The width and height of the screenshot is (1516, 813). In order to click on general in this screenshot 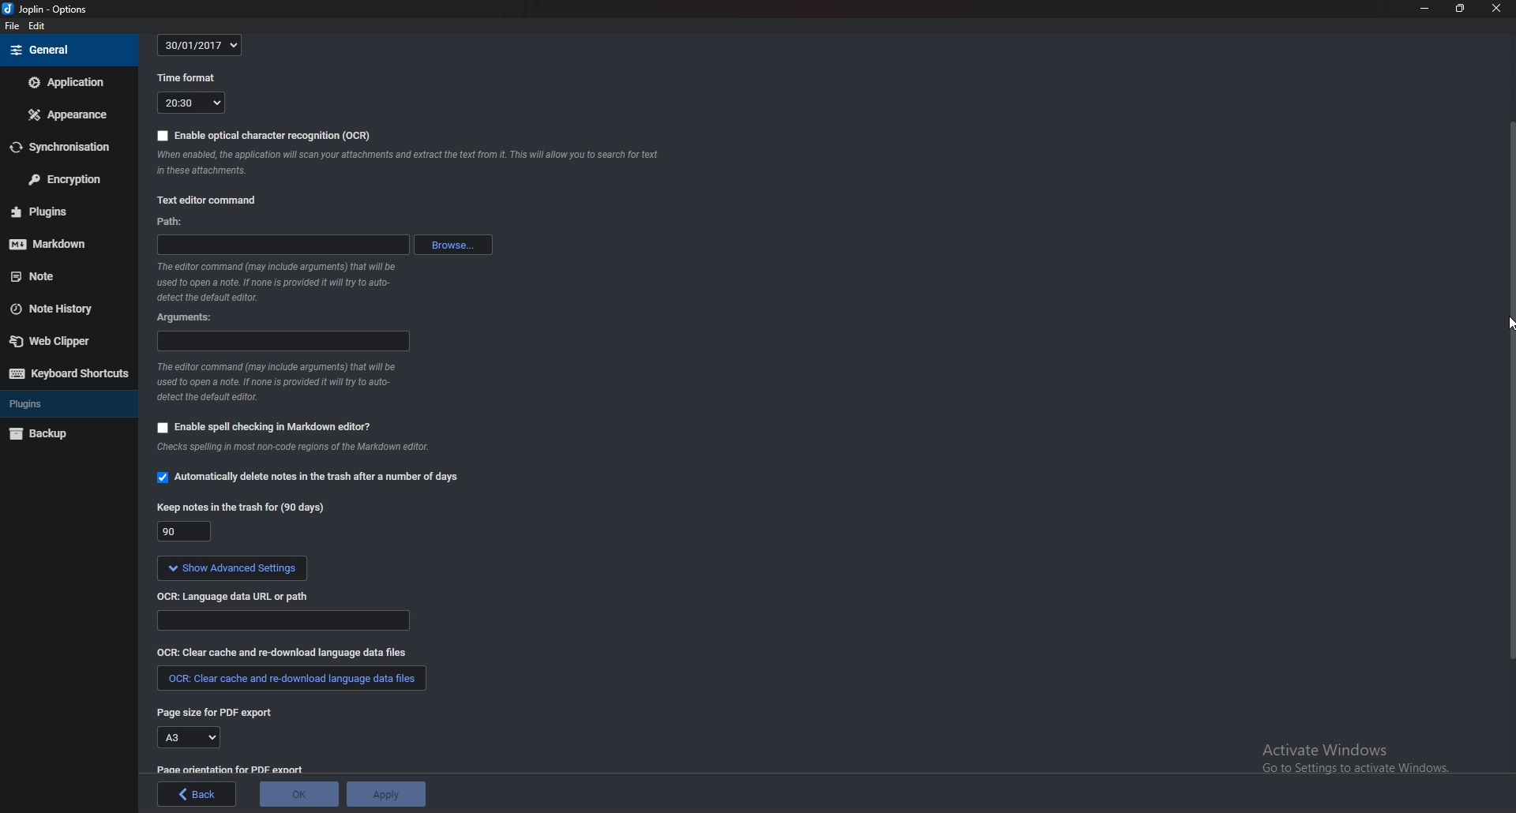, I will do `click(68, 49)`.